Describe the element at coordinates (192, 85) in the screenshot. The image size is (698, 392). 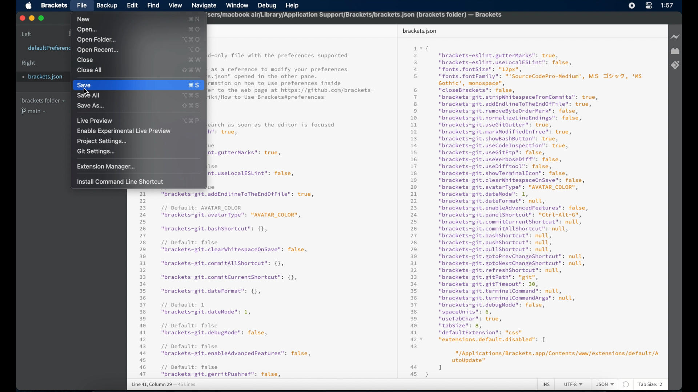
I see `save shortcut` at that location.